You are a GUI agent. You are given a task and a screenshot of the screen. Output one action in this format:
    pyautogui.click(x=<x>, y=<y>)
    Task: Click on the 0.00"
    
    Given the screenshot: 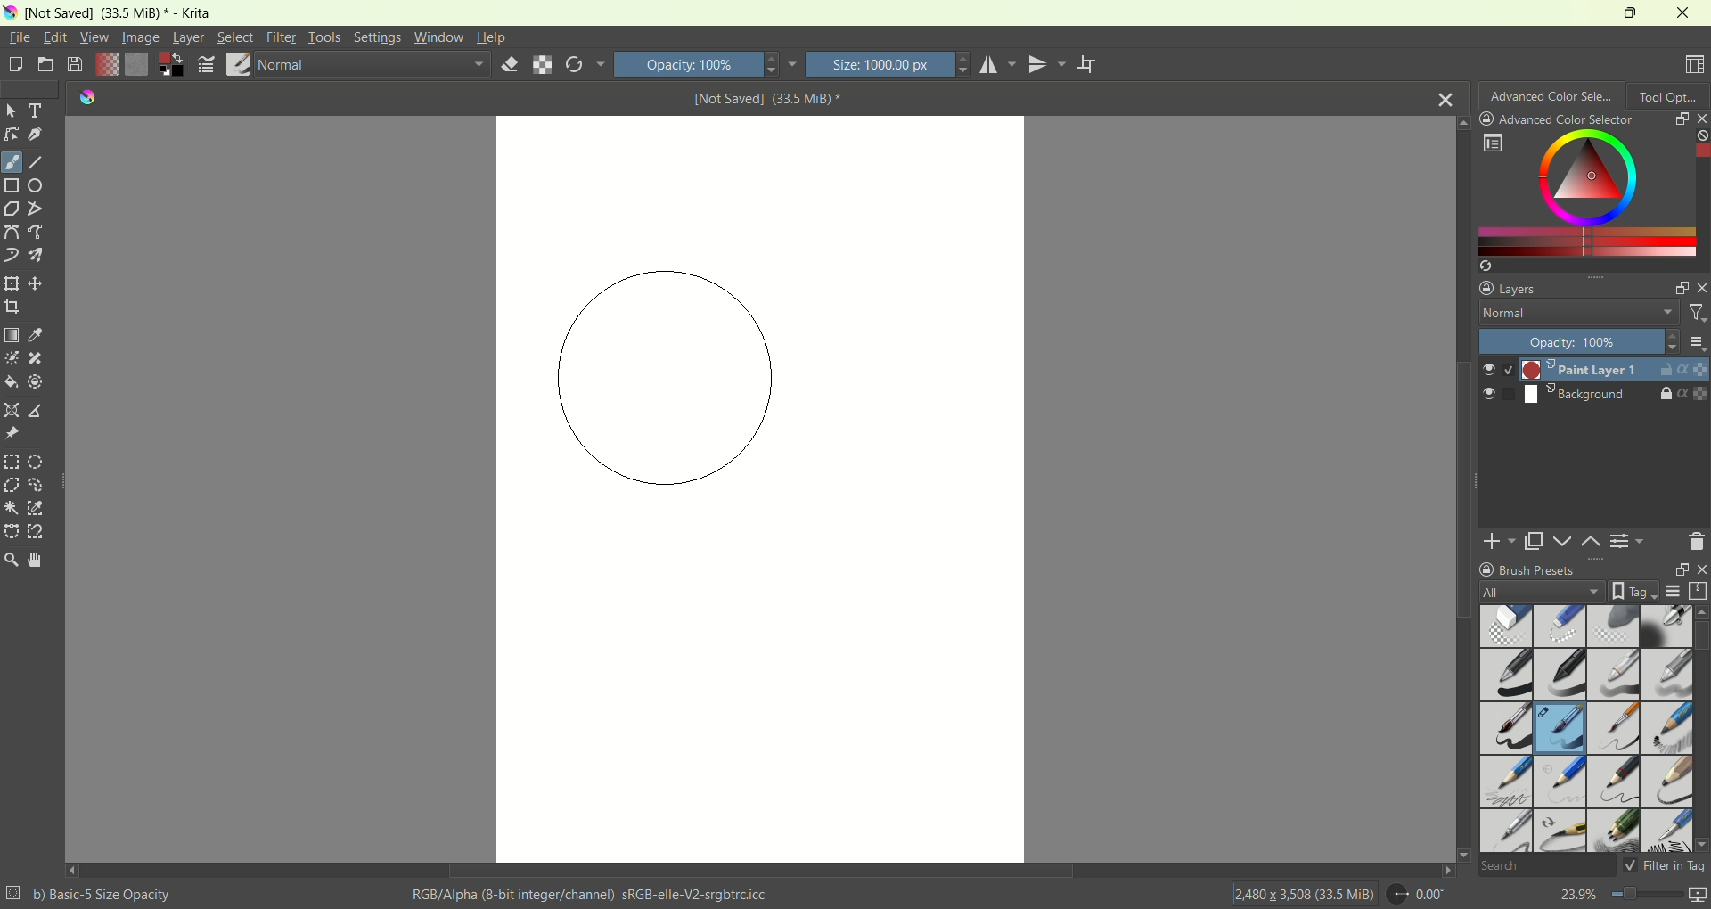 What is the action you would take?
    pyautogui.click(x=1420, y=894)
    